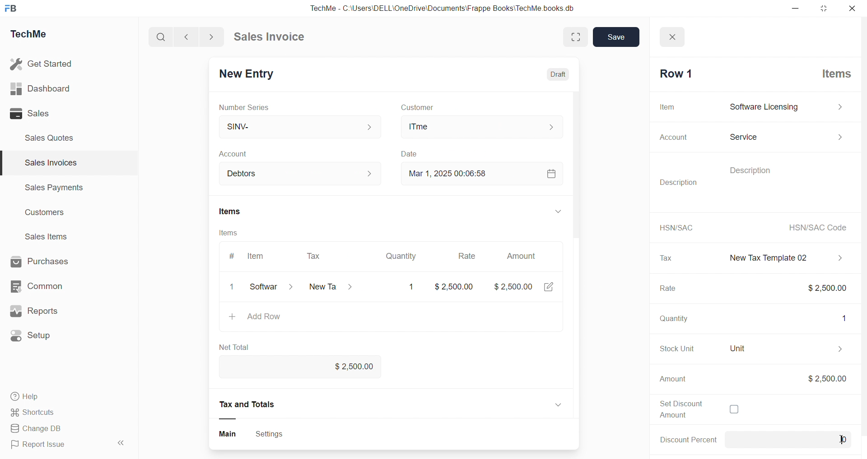  What do you see at coordinates (785, 135) in the screenshot?
I see `Service >` at bounding box center [785, 135].